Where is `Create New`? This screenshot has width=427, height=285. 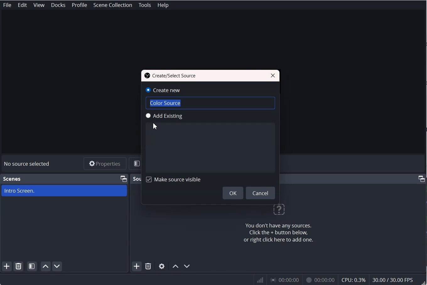 Create New is located at coordinates (175, 89).